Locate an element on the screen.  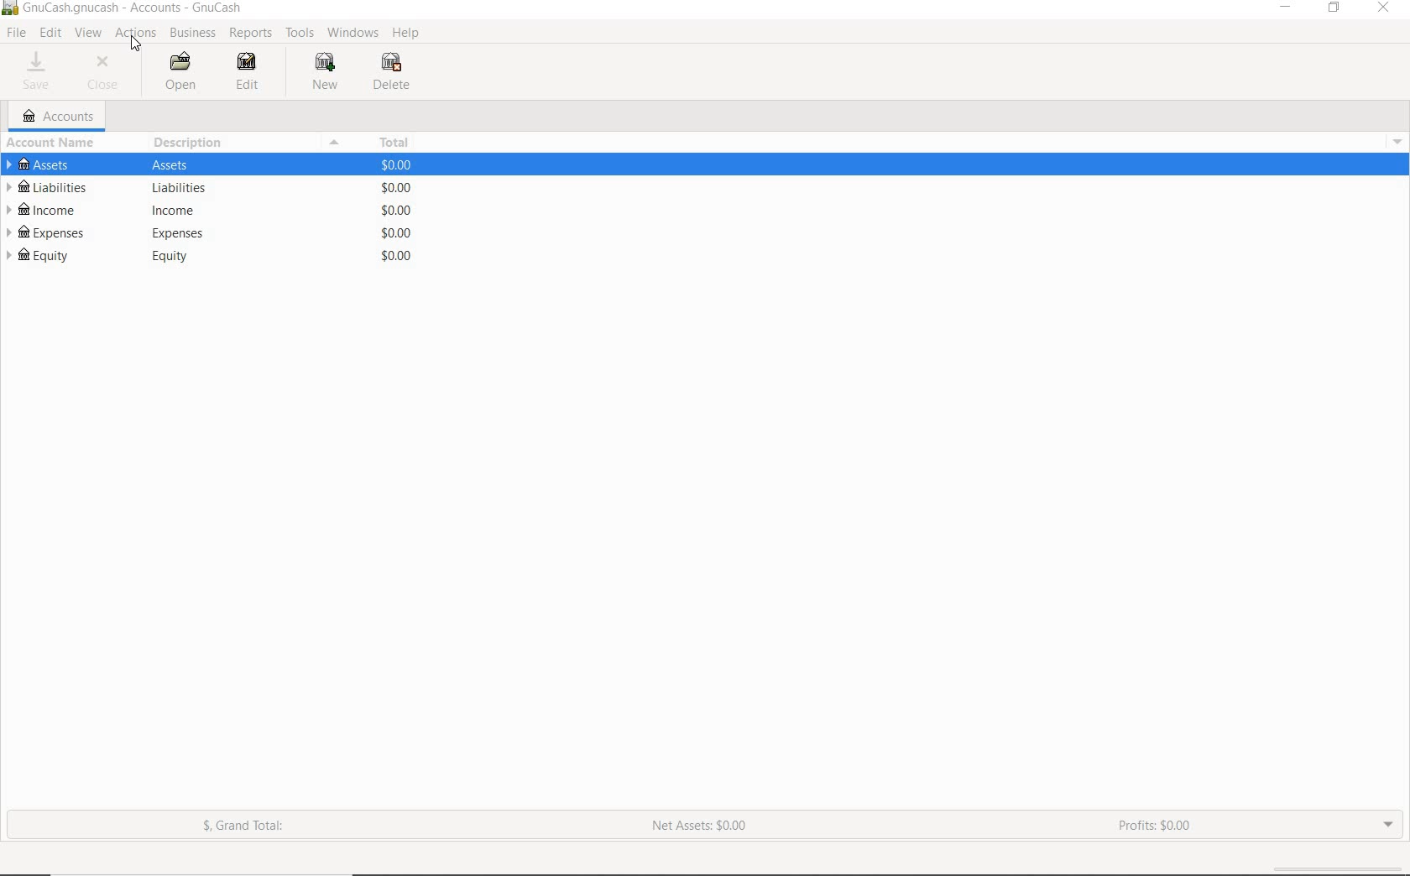
EDIT is located at coordinates (250, 73).